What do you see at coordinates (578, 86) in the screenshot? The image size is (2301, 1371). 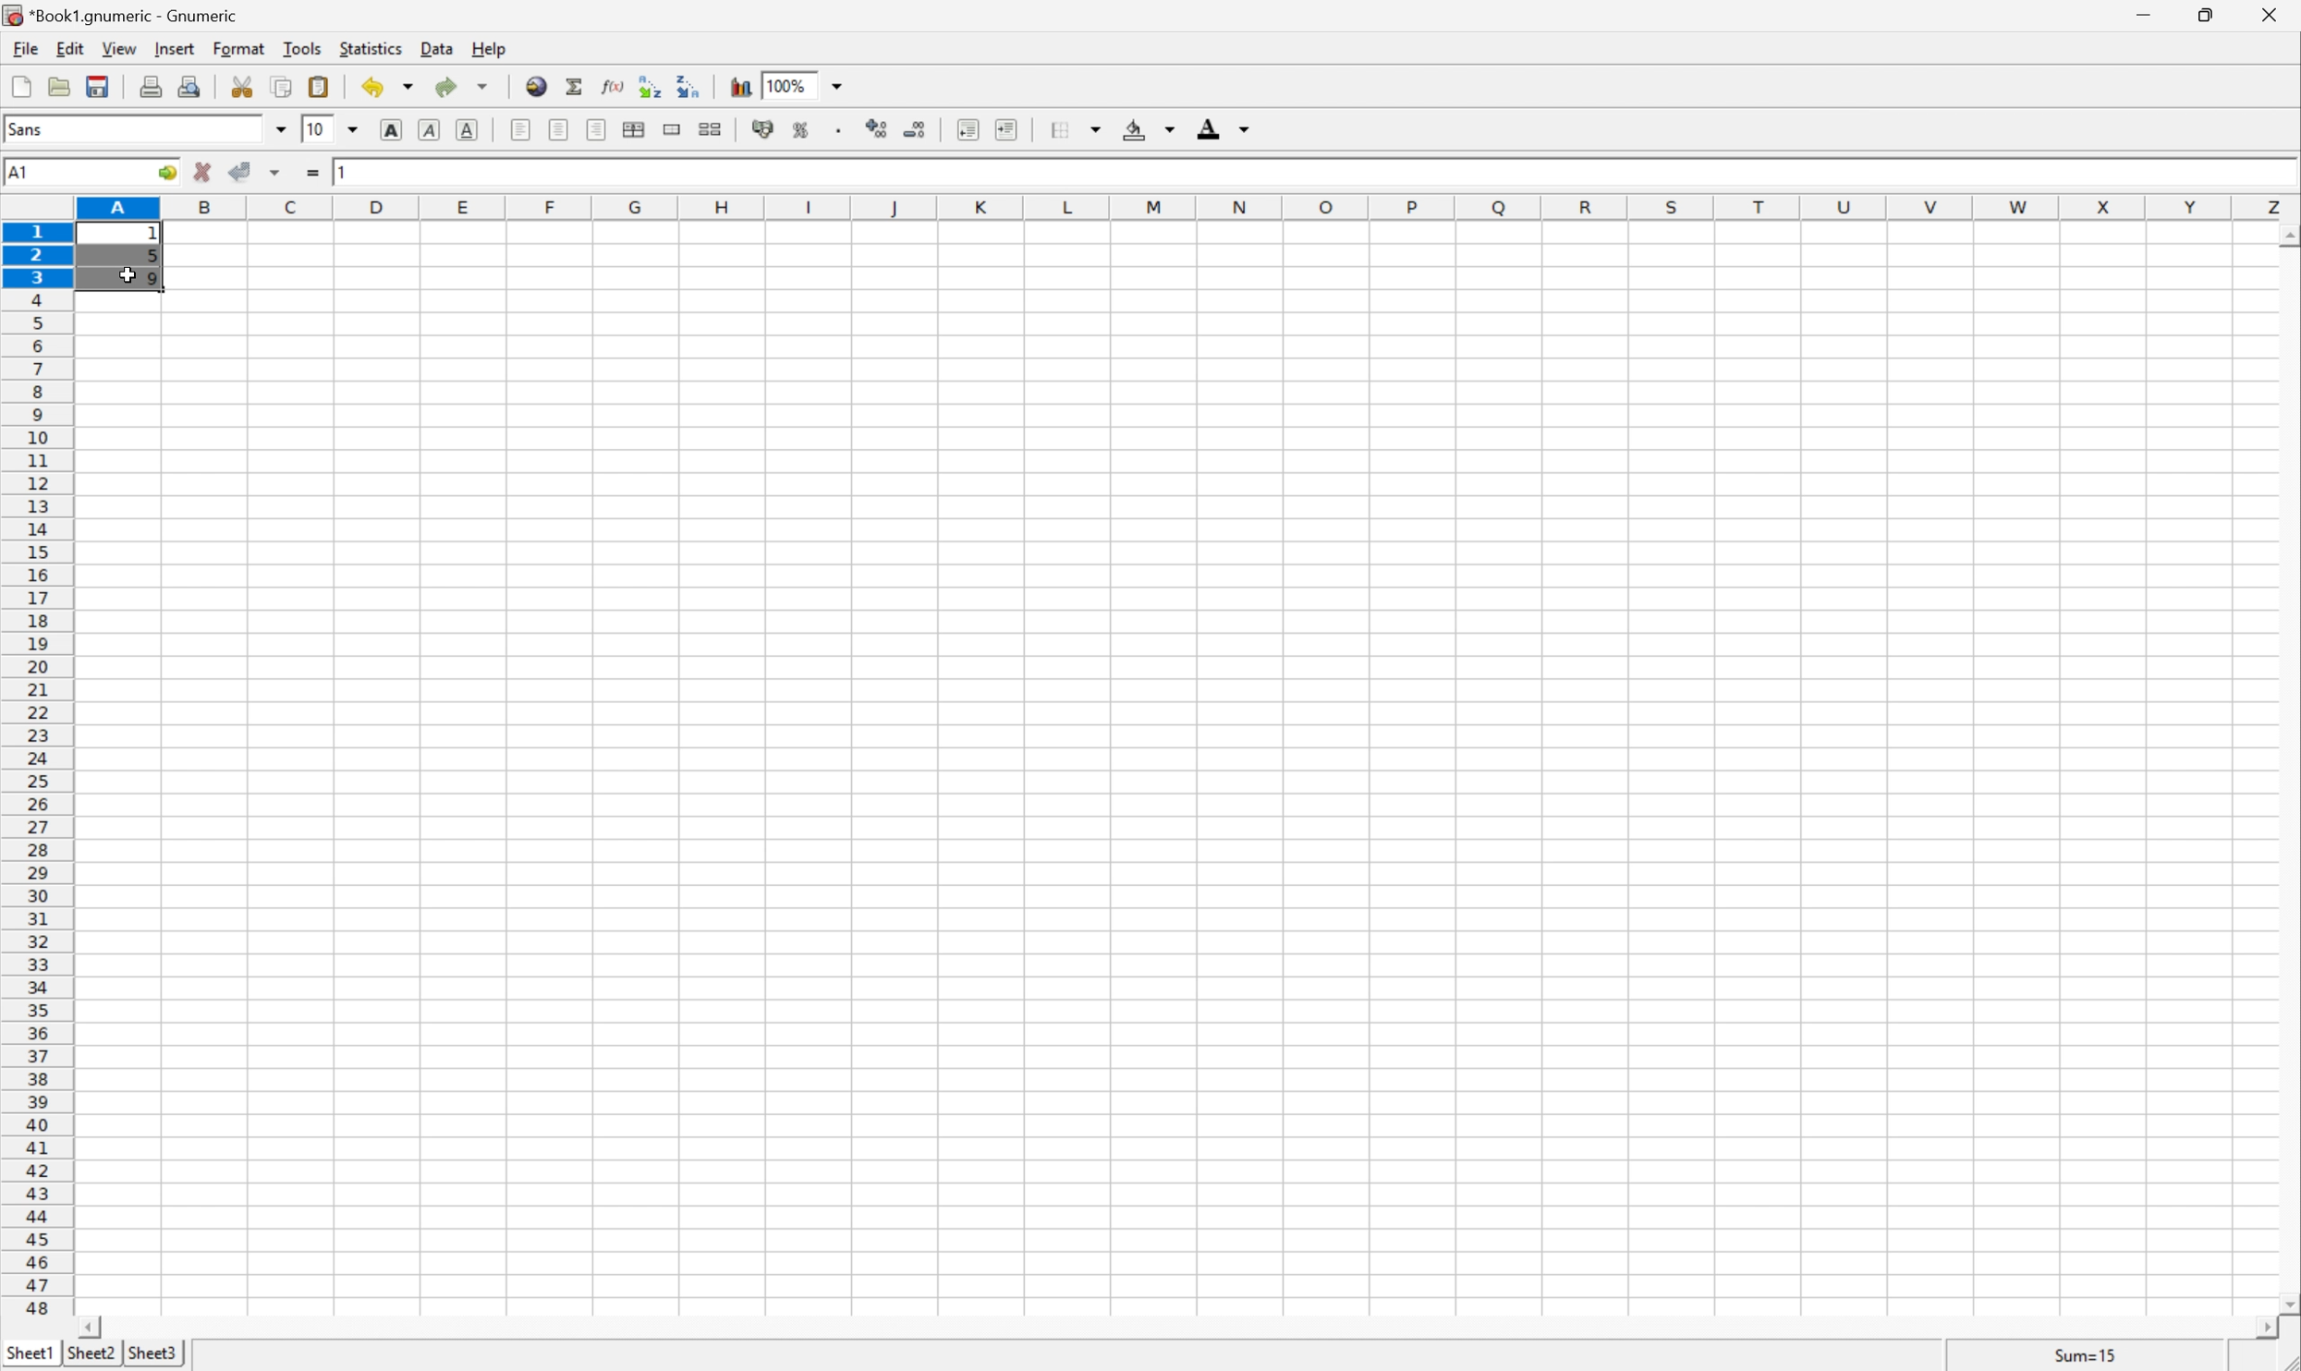 I see `sum in current cell` at bounding box center [578, 86].